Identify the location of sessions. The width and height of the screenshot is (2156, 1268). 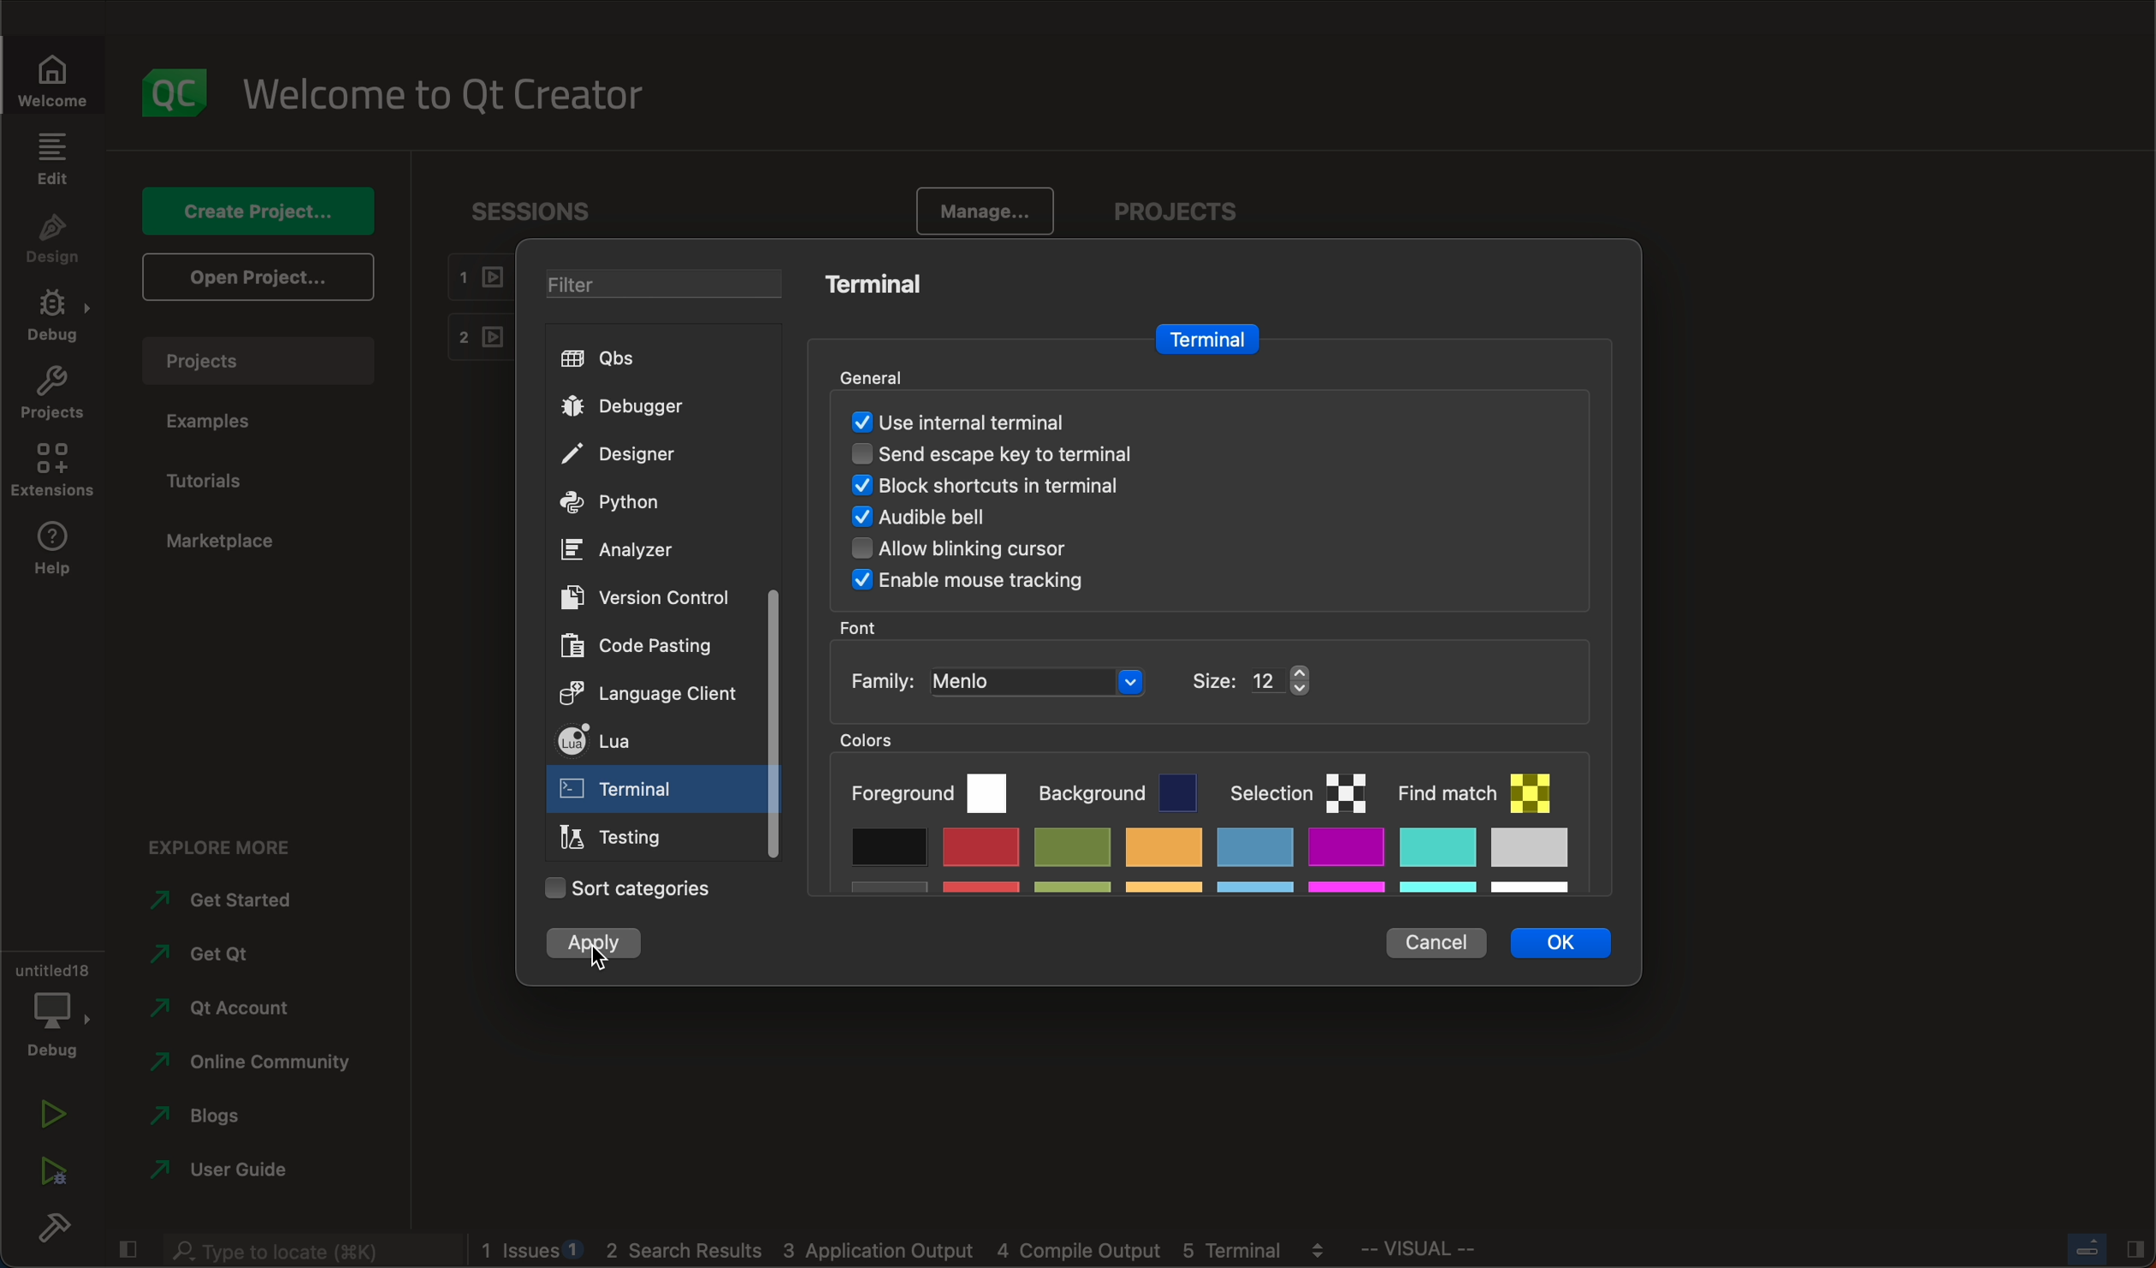
(522, 206).